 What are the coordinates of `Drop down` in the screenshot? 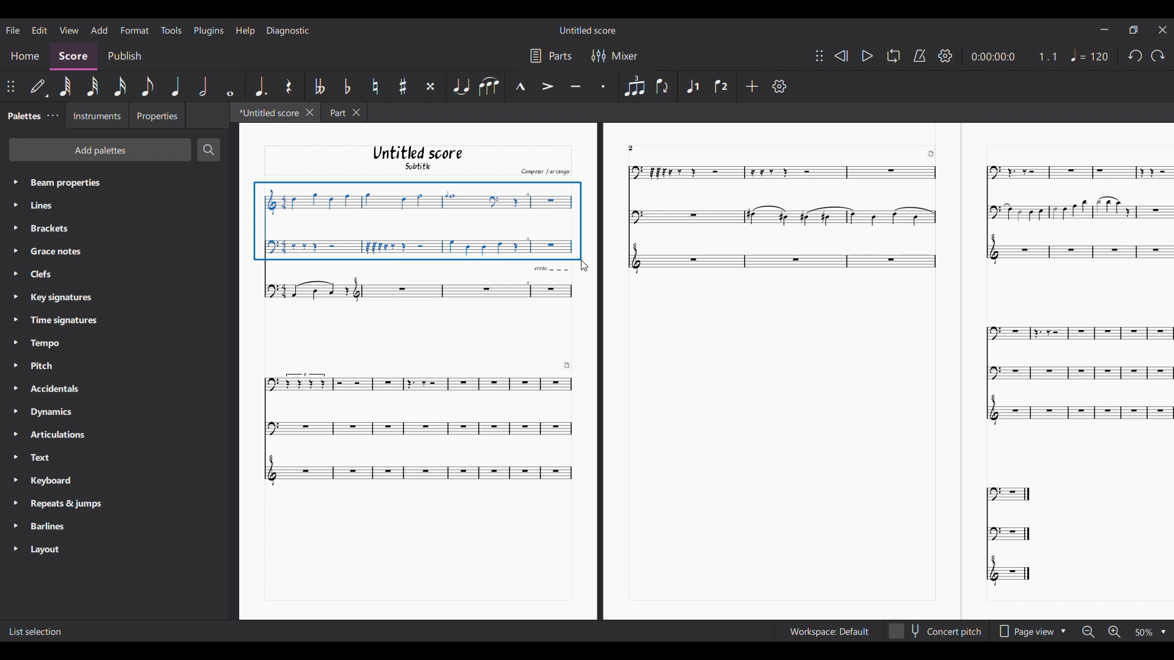 It's located at (1163, 632).